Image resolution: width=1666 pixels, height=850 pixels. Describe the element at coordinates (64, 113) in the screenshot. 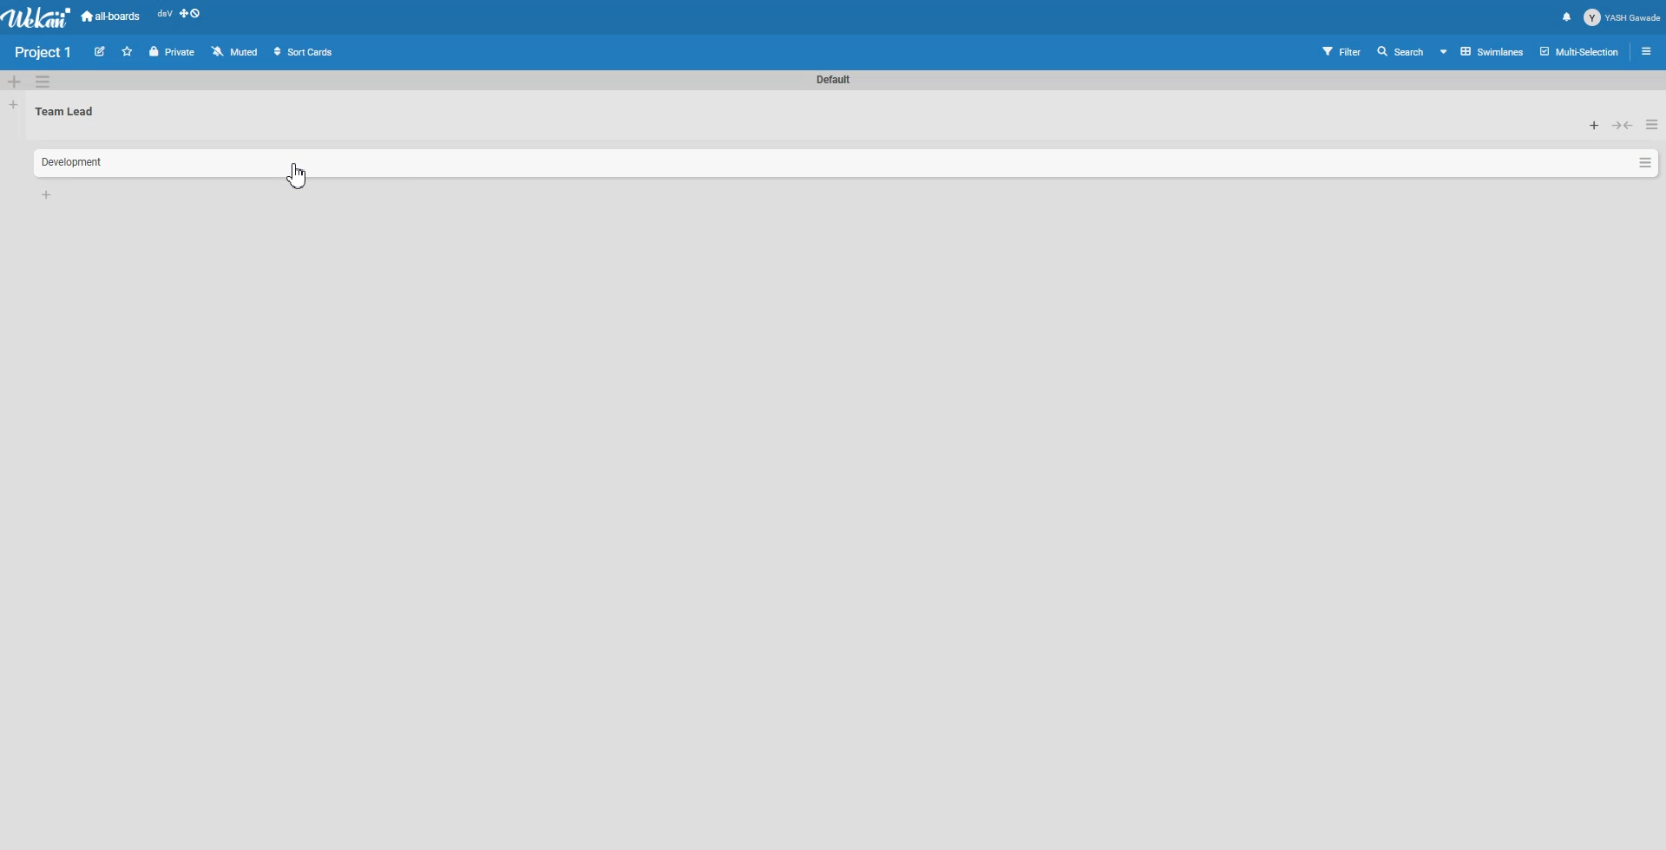

I see `Text` at that location.